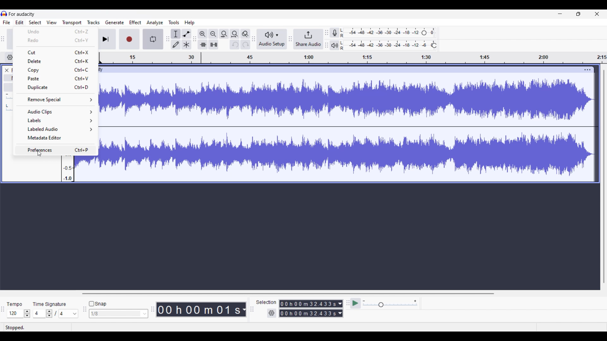  What do you see at coordinates (176, 44) in the screenshot?
I see `Draw tool` at bounding box center [176, 44].